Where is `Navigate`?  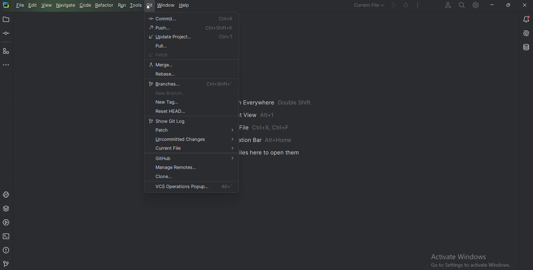 Navigate is located at coordinates (66, 5).